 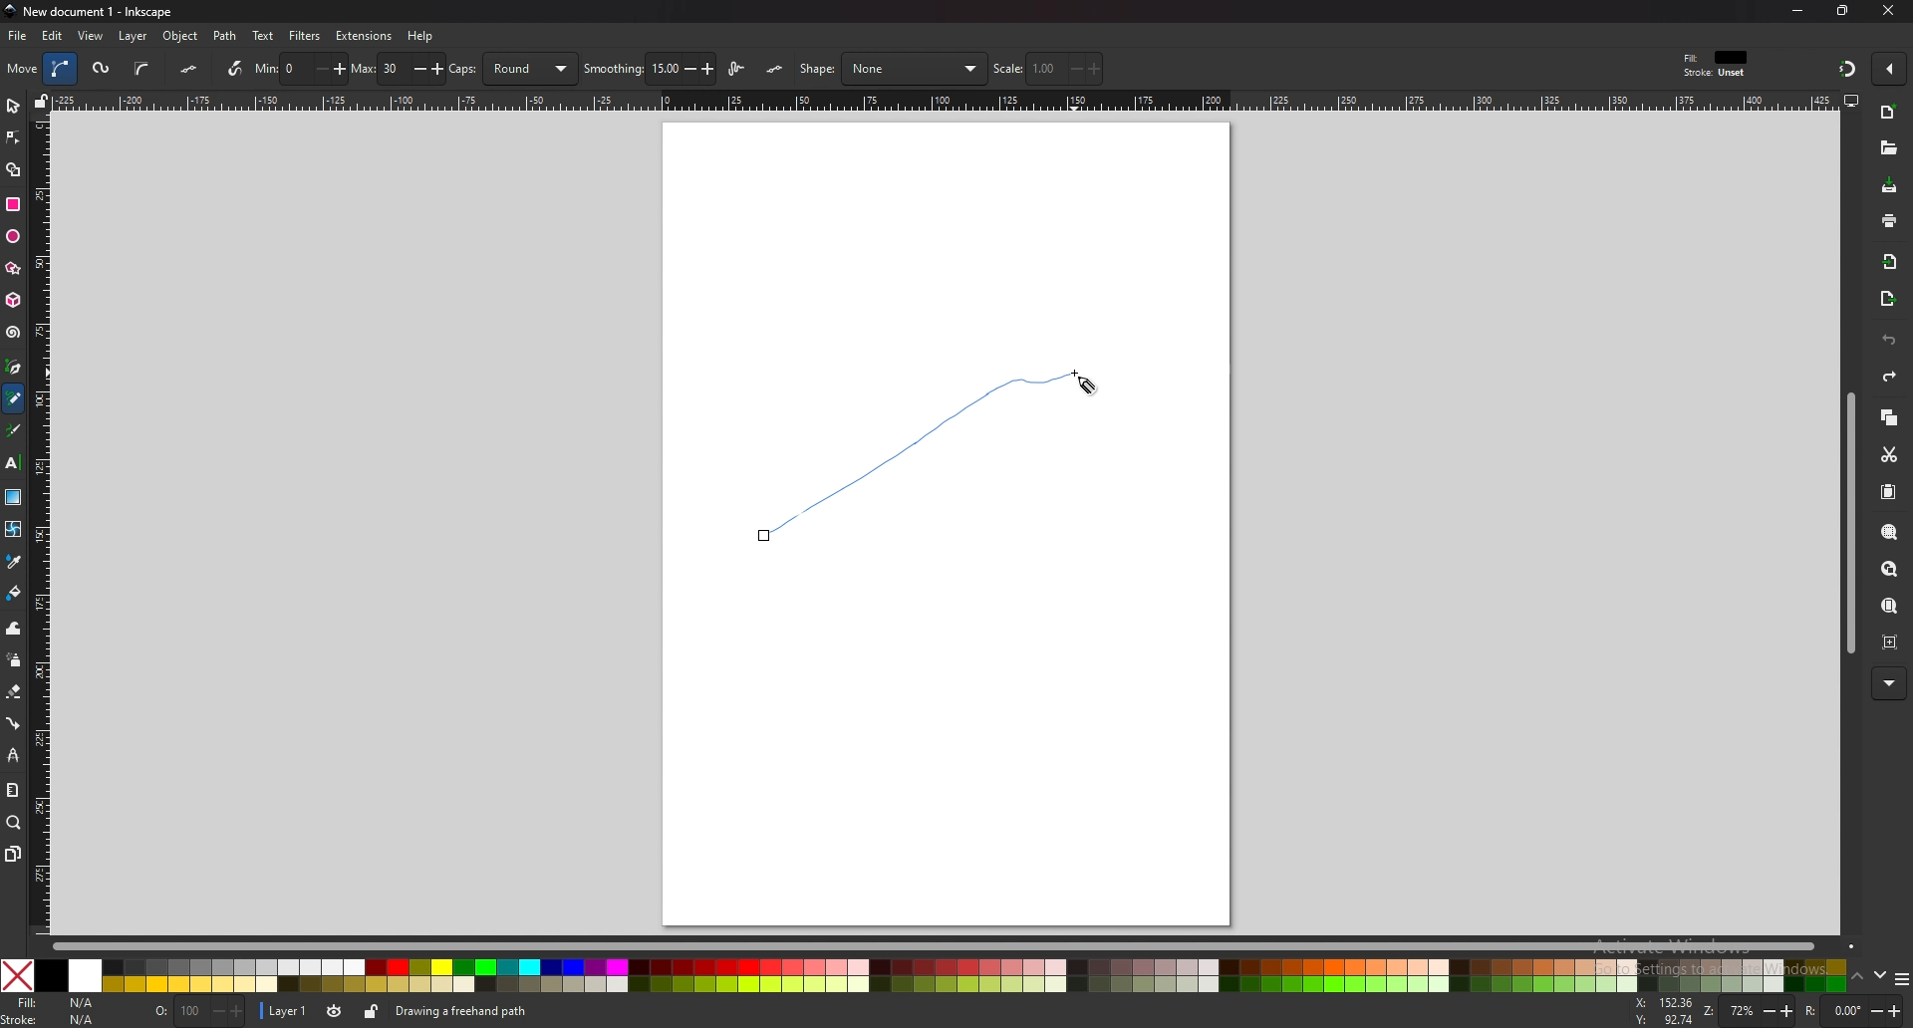 What do you see at coordinates (1886, 454) in the screenshot?
I see `cut` at bounding box center [1886, 454].